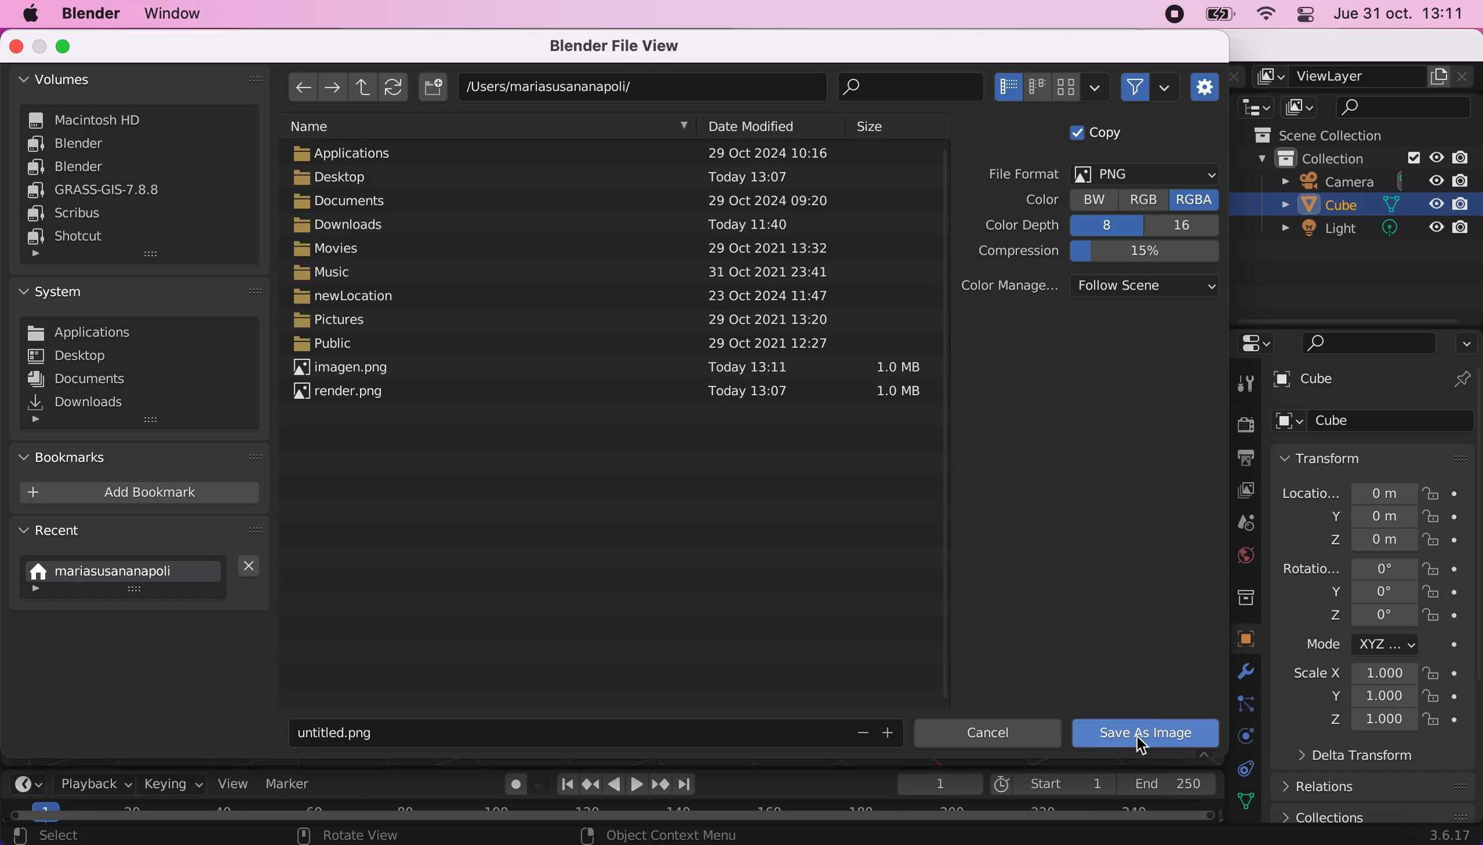 The width and height of the screenshot is (1483, 845). I want to click on filter files, so click(1151, 87).